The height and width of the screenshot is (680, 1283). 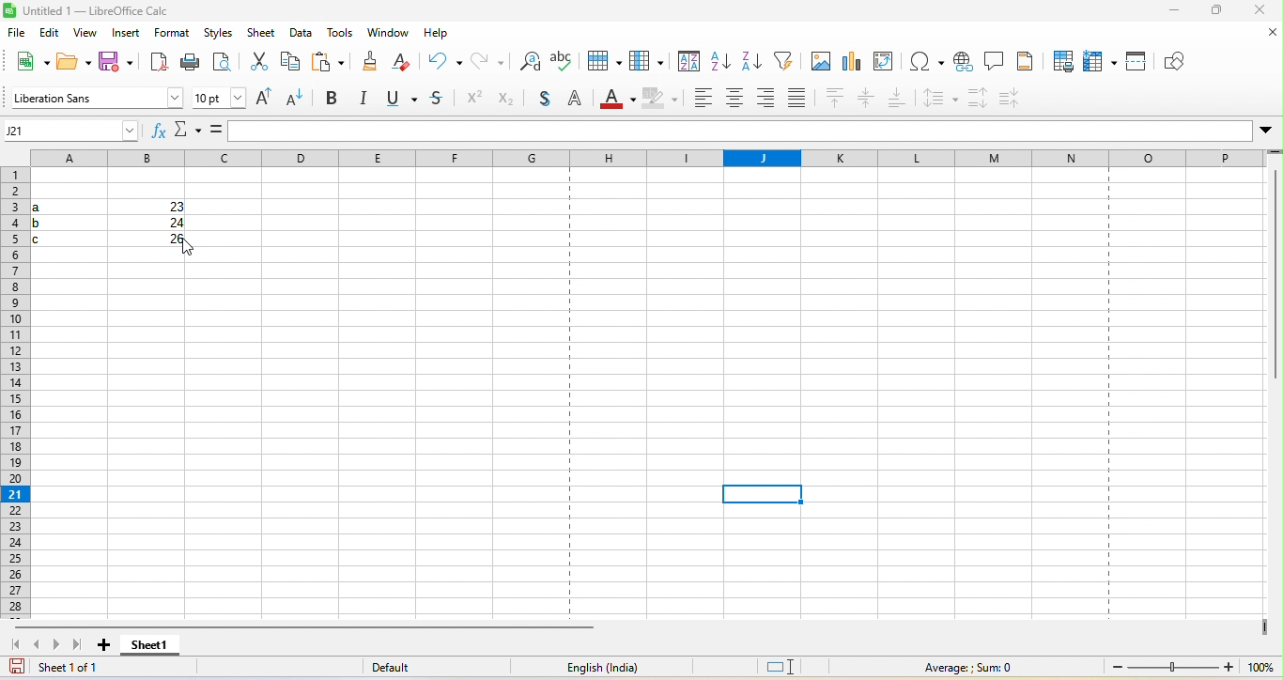 I want to click on print preview, so click(x=222, y=64).